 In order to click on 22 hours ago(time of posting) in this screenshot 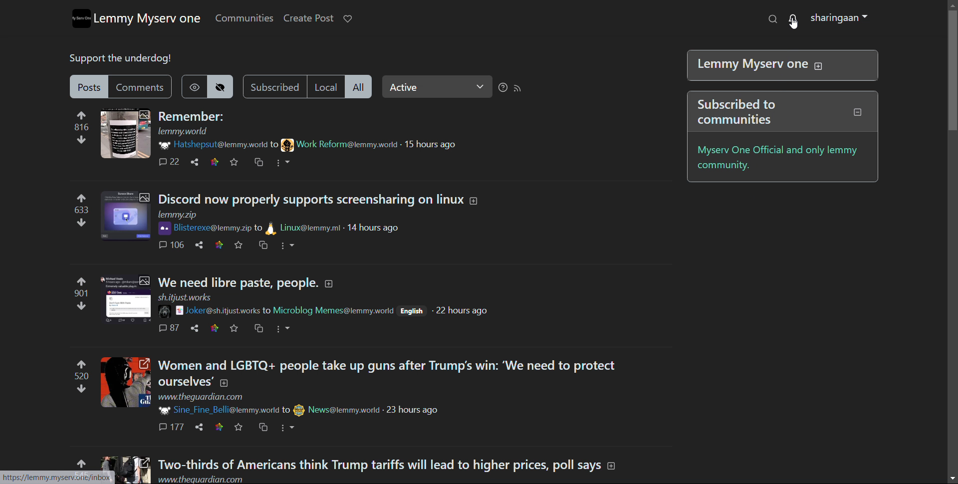, I will do `click(461, 311)`.